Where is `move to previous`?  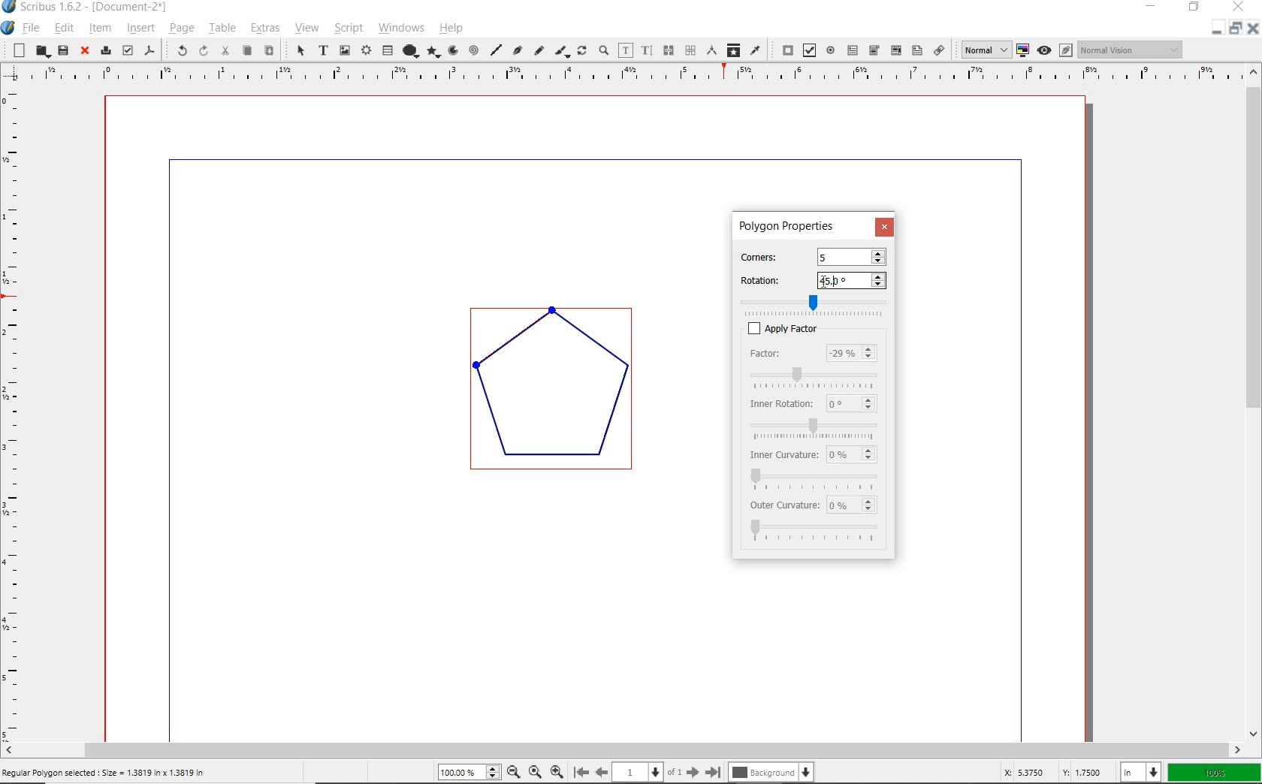
move to previous is located at coordinates (607, 771).